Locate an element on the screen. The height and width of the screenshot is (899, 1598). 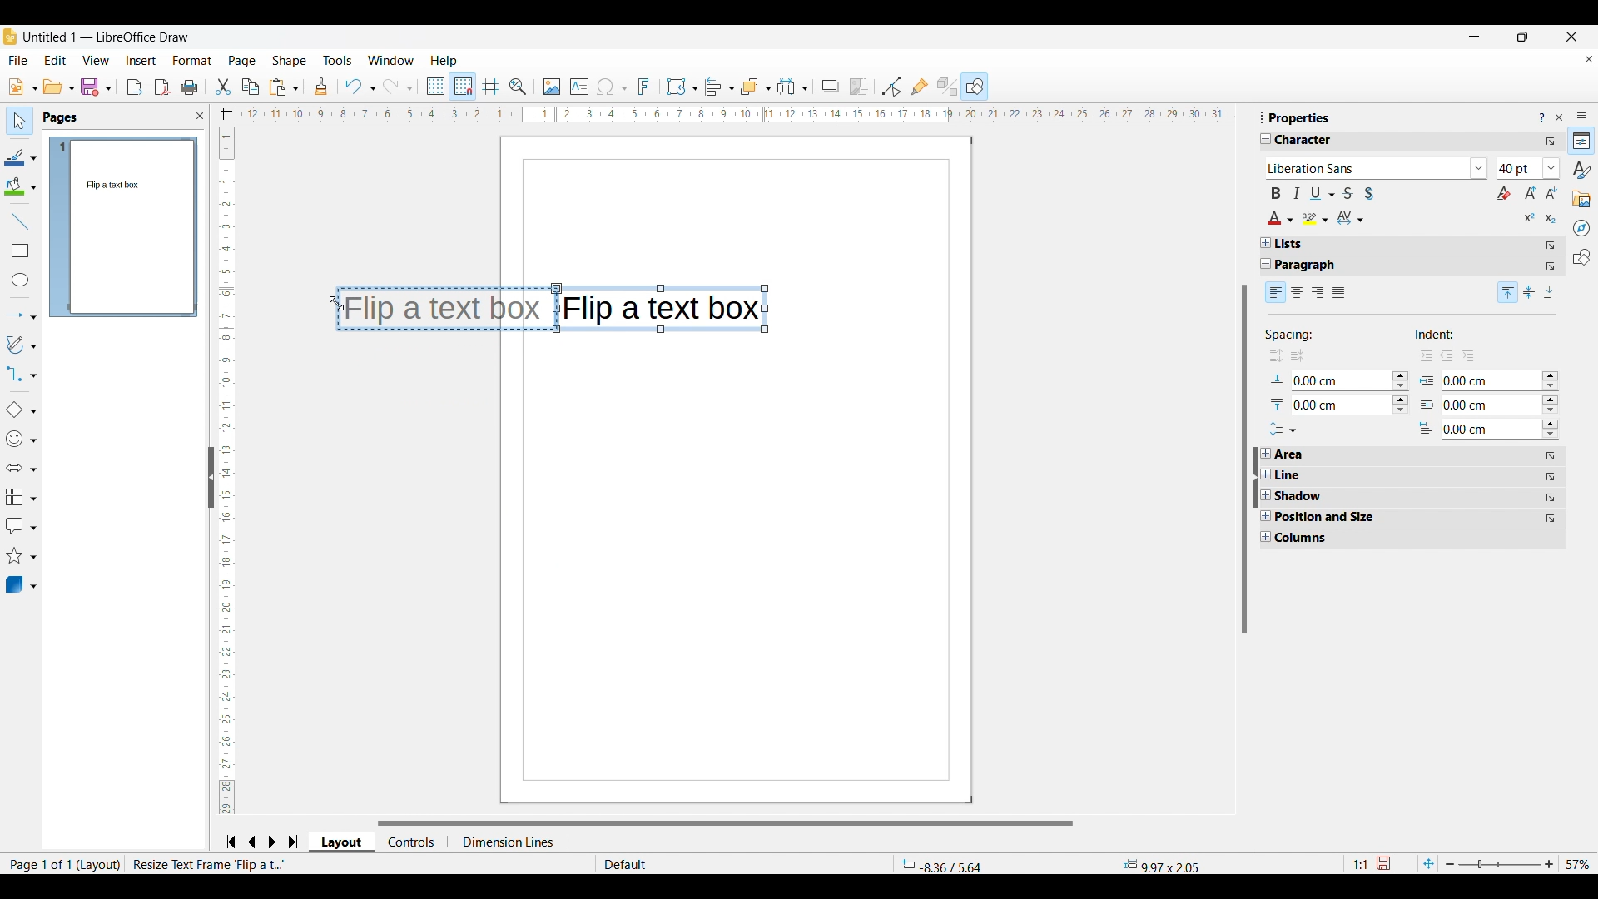
layout is located at coordinates (100, 865).